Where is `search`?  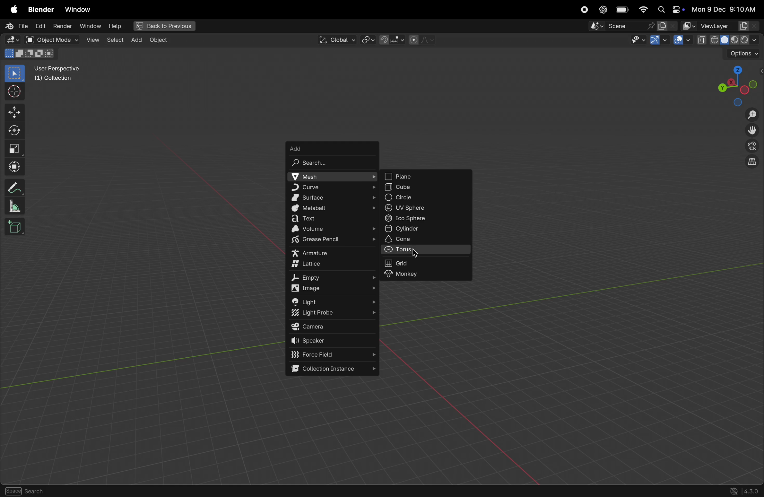
search is located at coordinates (332, 162).